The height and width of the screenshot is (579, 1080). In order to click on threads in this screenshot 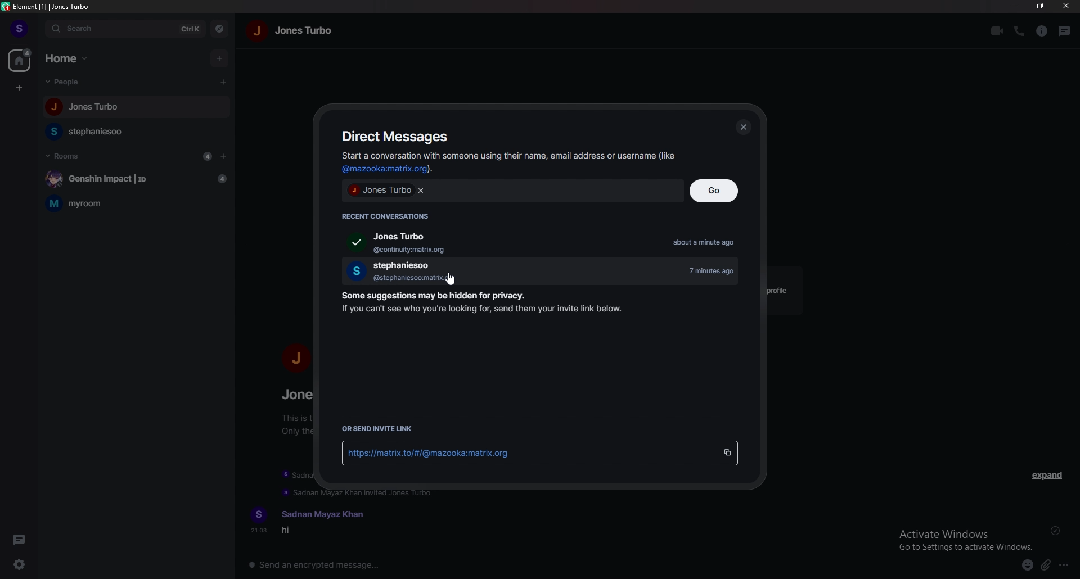, I will do `click(1065, 31)`.